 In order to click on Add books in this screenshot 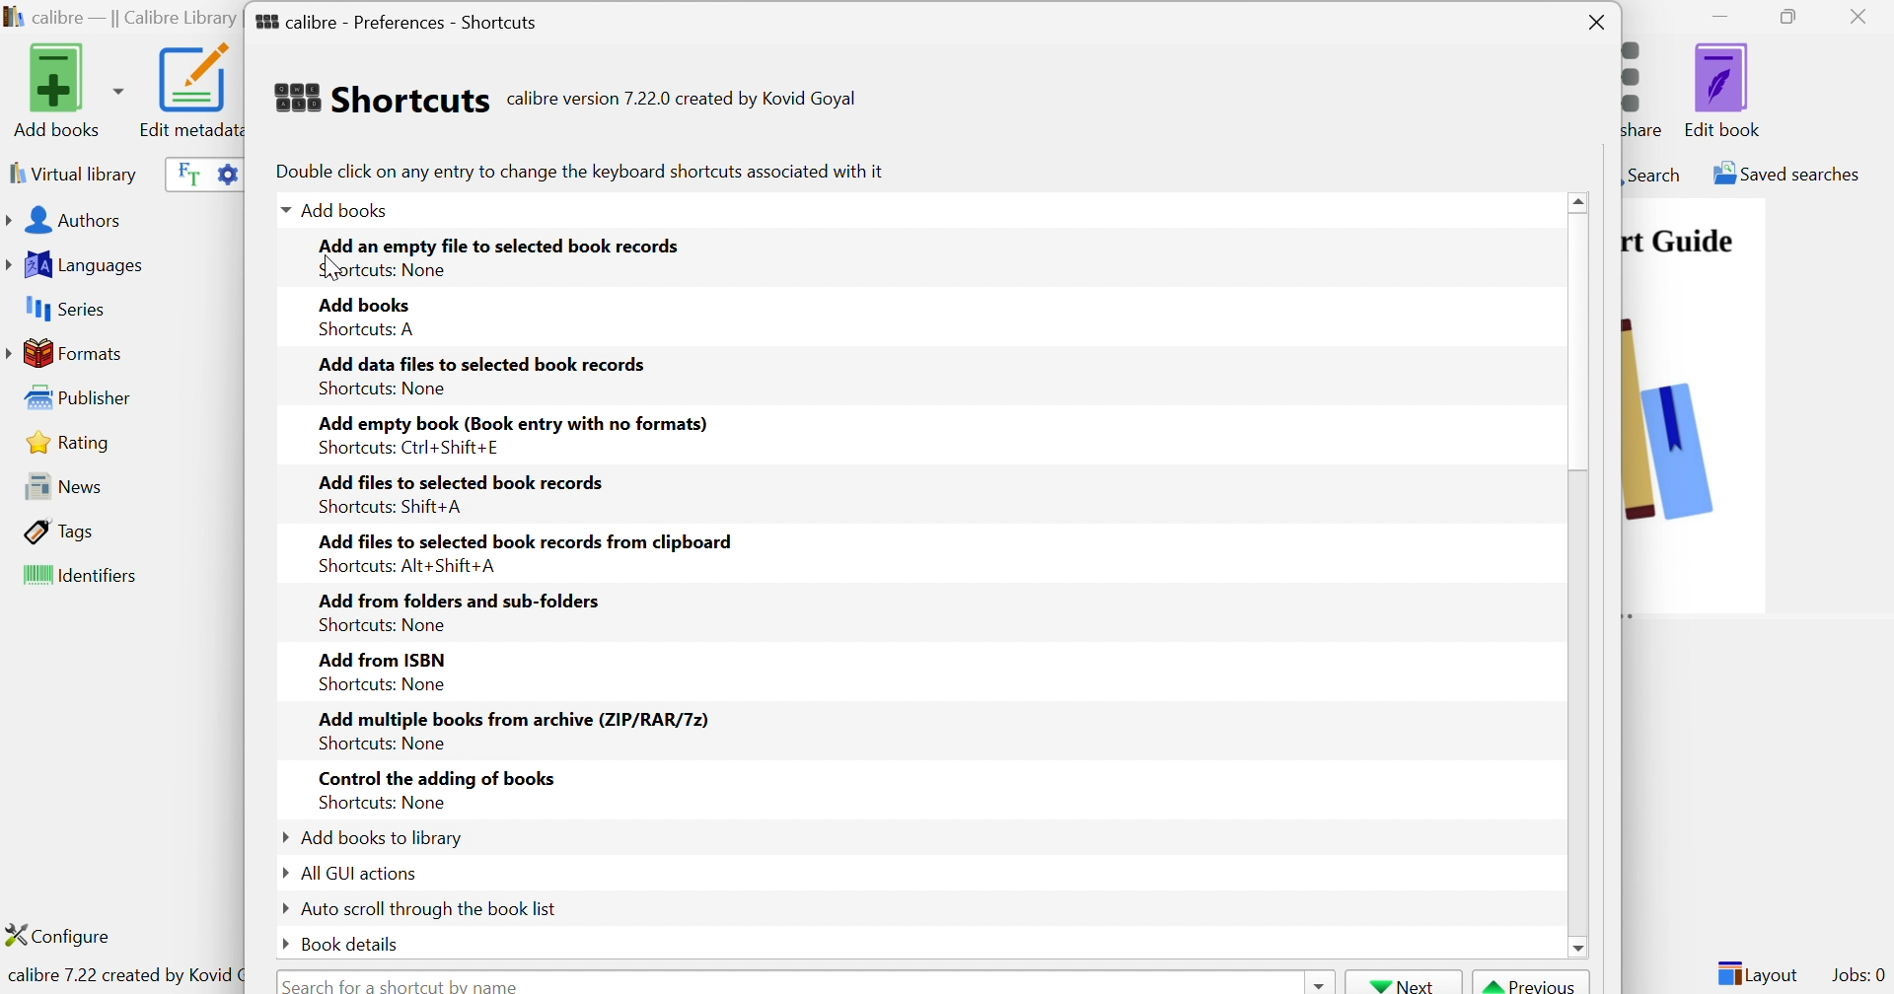, I will do `click(349, 208)`.